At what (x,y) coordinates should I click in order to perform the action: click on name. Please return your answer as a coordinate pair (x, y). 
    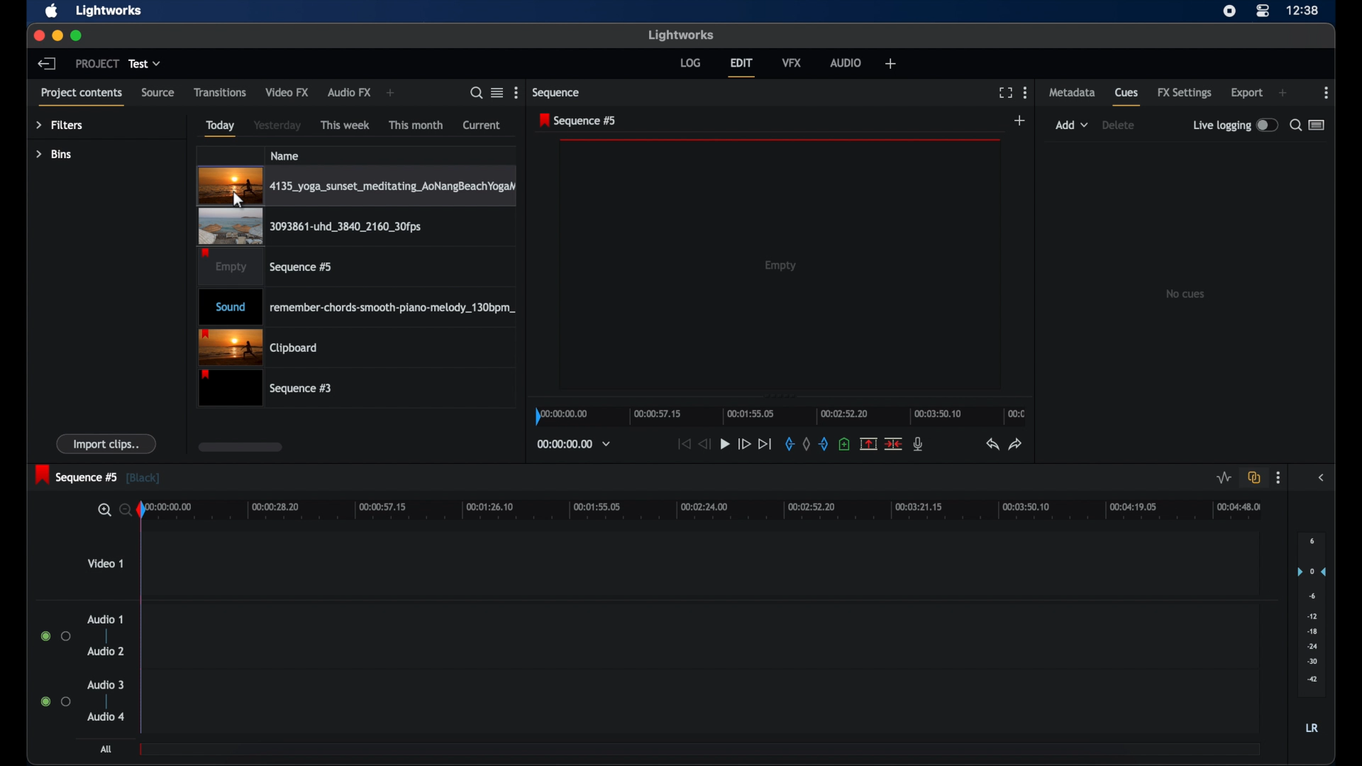
    Looking at the image, I should click on (285, 155).